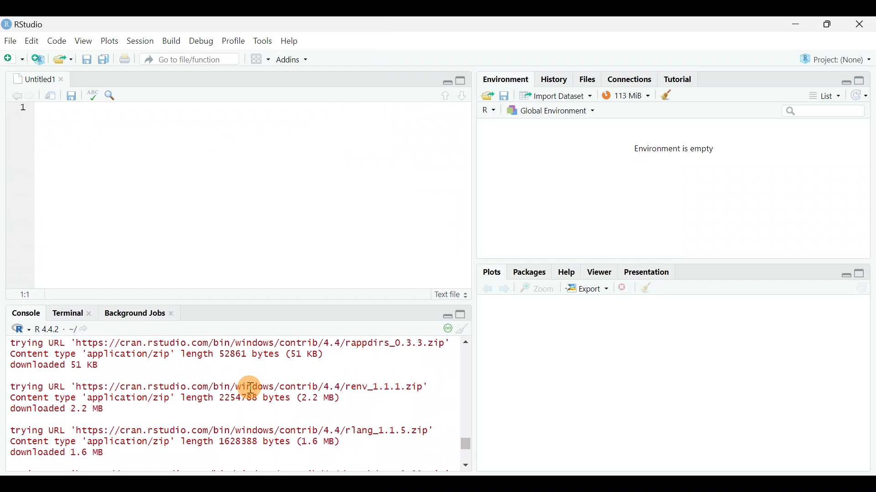 This screenshot has width=876, height=492. Describe the element at coordinates (492, 272) in the screenshot. I see `Plots` at that location.